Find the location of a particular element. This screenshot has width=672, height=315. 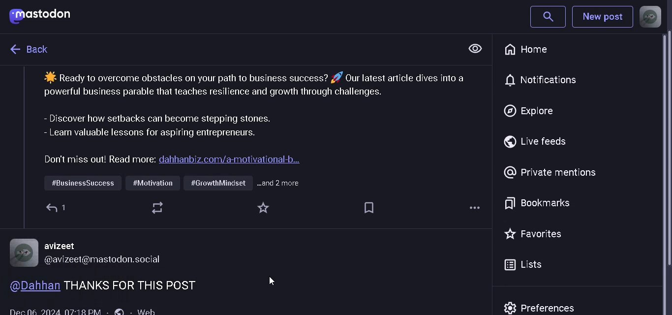

logo is located at coordinates (44, 15).